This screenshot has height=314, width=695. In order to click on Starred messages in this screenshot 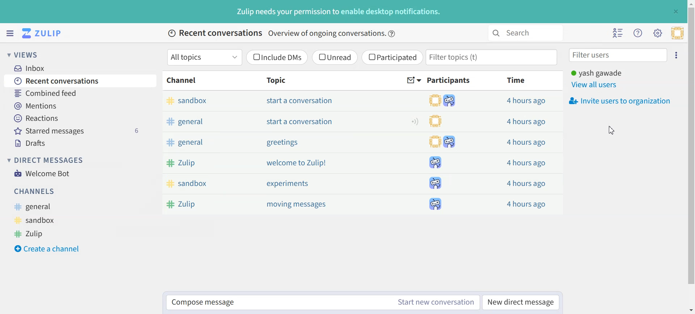, I will do `click(81, 131)`.